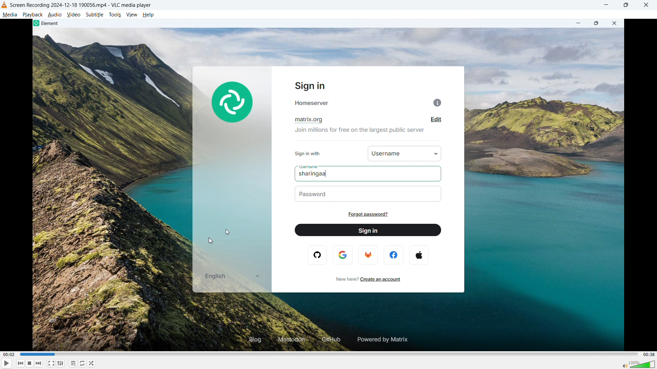 The height and width of the screenshot is (369, 657). I want to click on Homeserver, so click(370, 102).